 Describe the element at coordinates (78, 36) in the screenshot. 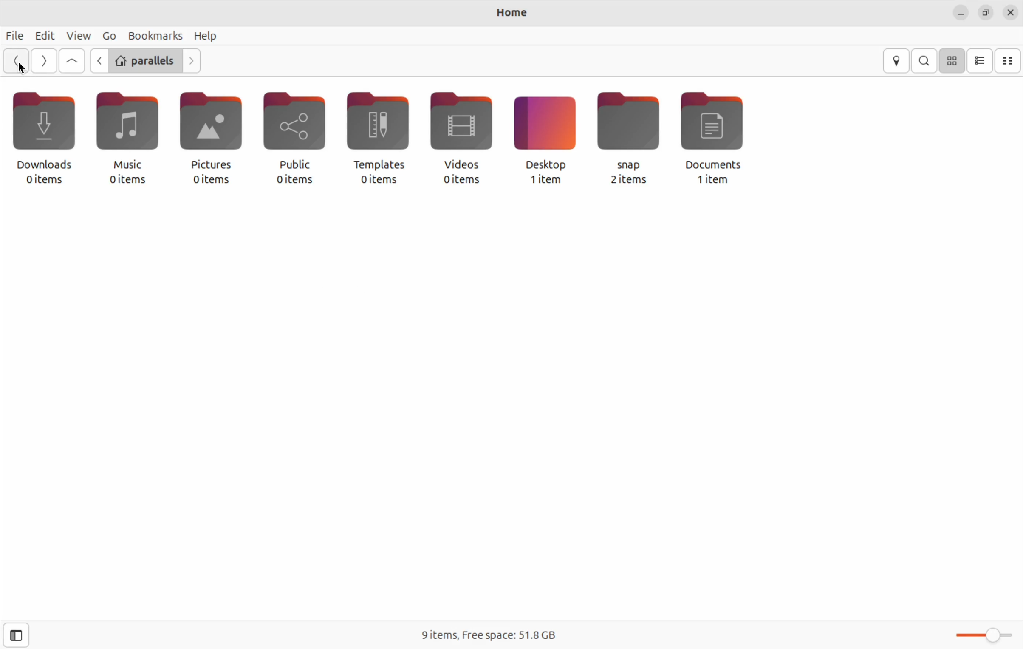

I see `view` at that location.